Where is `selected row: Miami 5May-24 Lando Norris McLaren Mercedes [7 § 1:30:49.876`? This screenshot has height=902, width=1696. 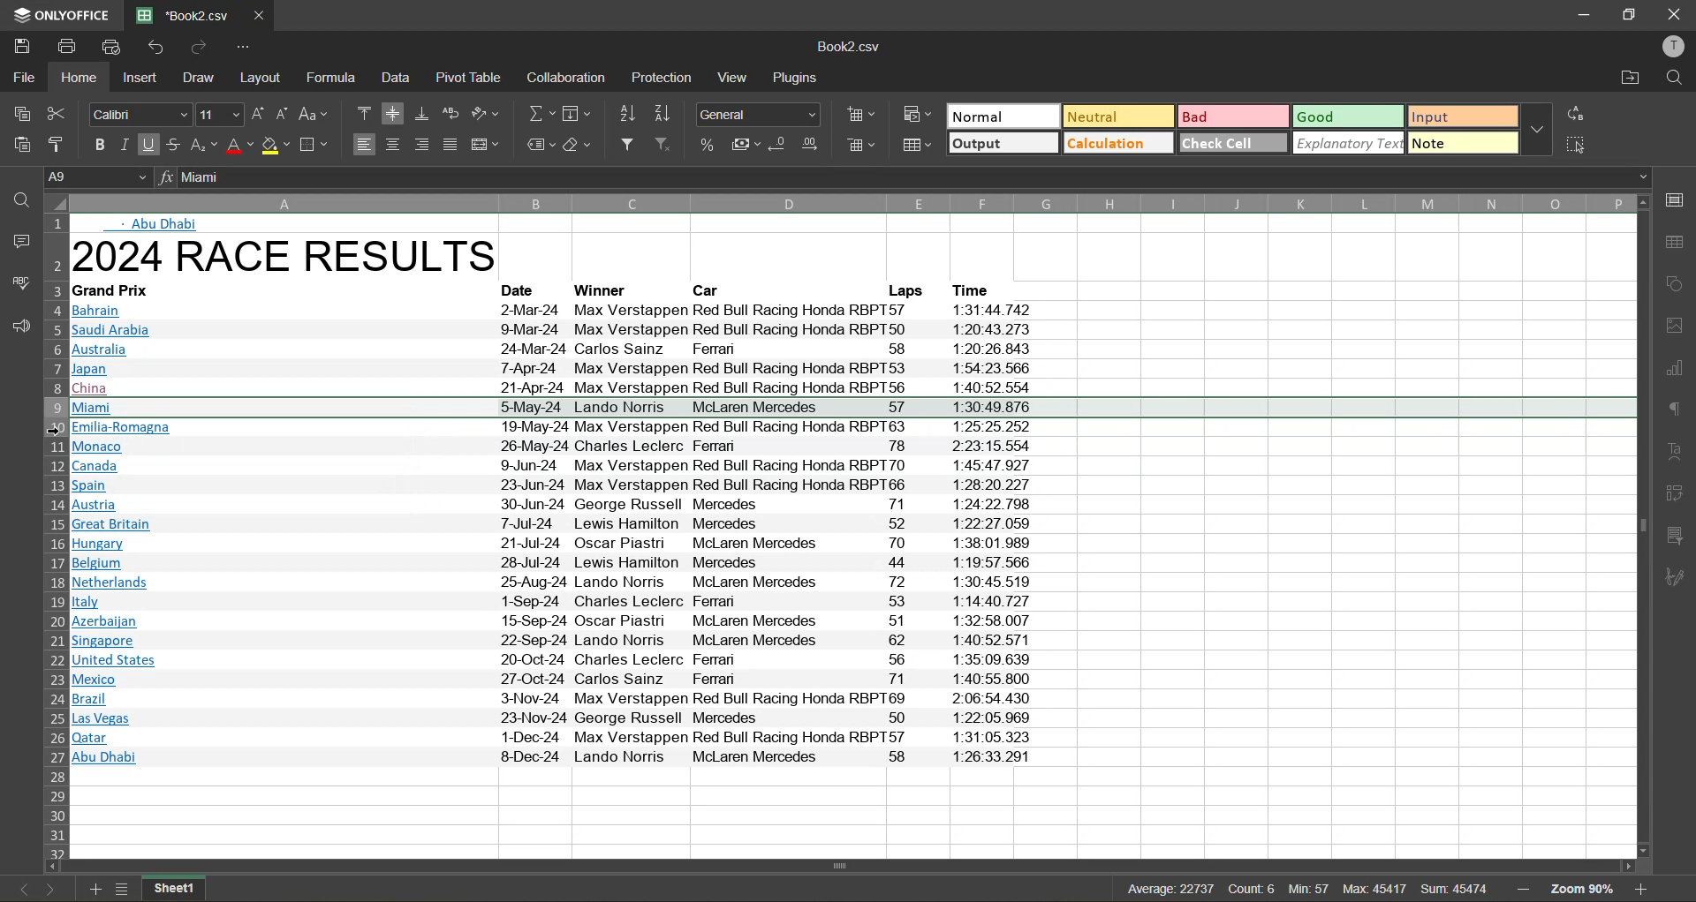
selected row: Miami 5May-24 Lando Norris McLaren Mercedes [7 § 1:30:49.876 is located at coordinates (852, 408).